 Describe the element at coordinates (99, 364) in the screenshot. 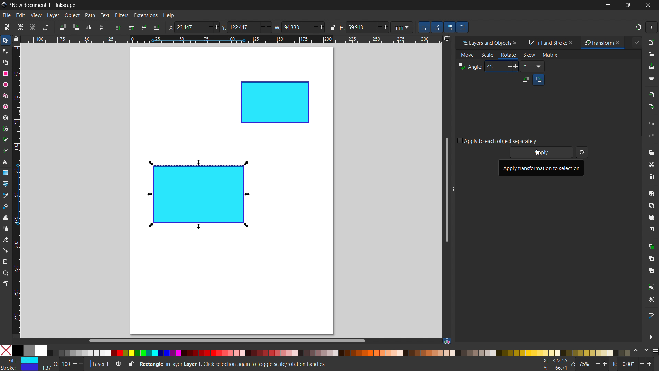

I see `current layer` at that location.